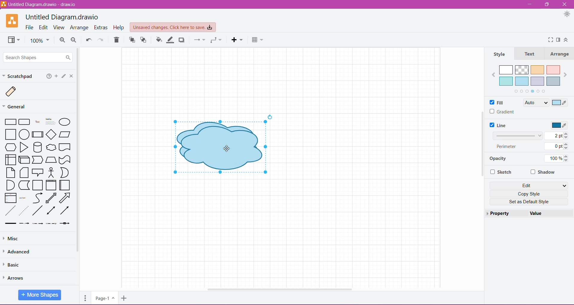  Describe the element at coordinates (279, 289) in the screenshot. I see `Horizontal Scroll Bar` at that location.